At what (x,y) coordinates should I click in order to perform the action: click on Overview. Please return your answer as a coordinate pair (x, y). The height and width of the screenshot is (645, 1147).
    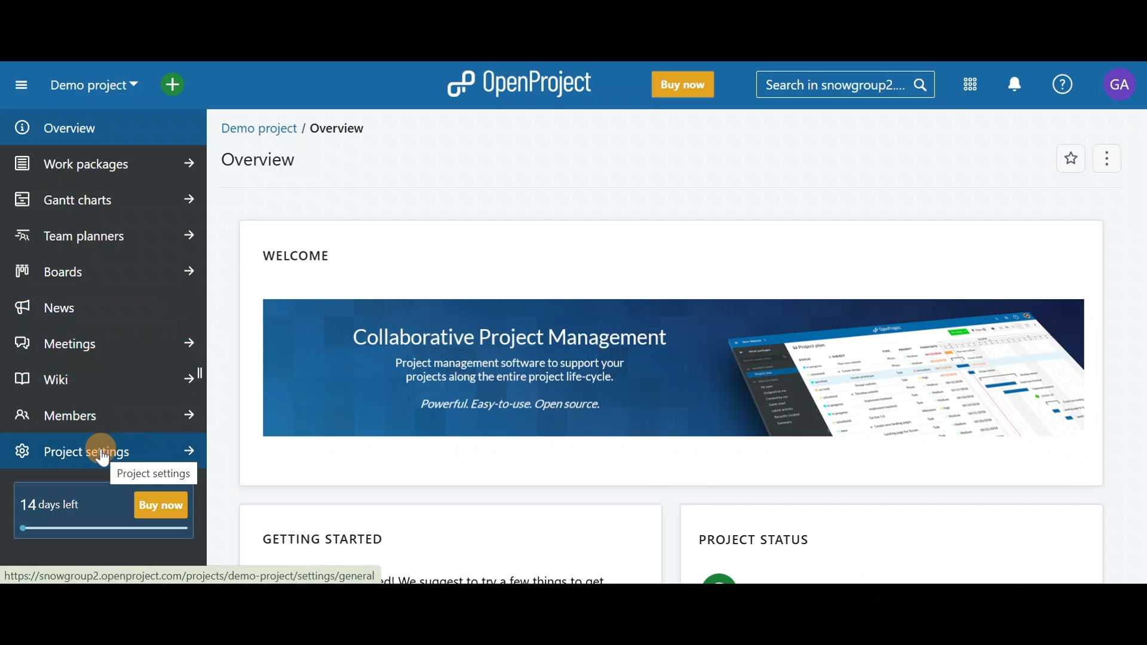
    Looking at the image, I should click on (91, 126).